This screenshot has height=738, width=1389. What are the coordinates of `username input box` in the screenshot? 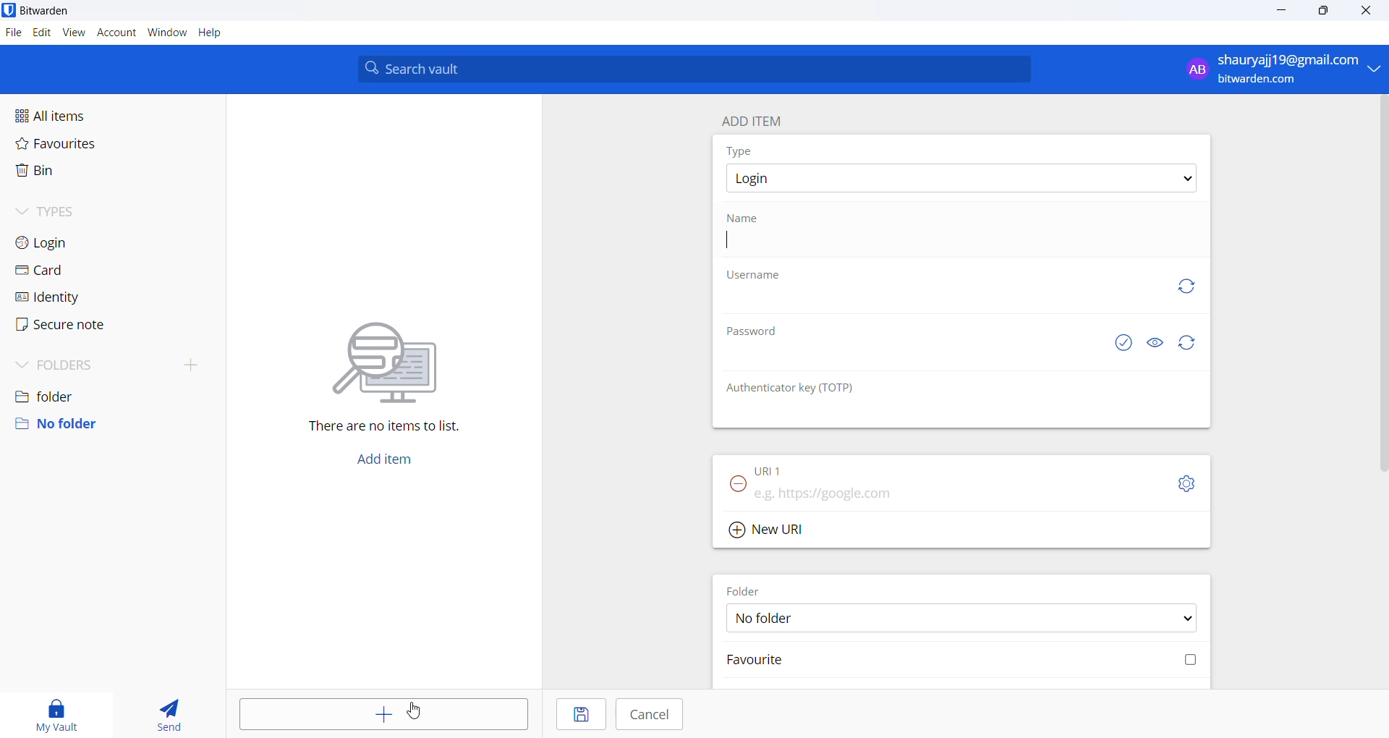 It's located at (931, 302).